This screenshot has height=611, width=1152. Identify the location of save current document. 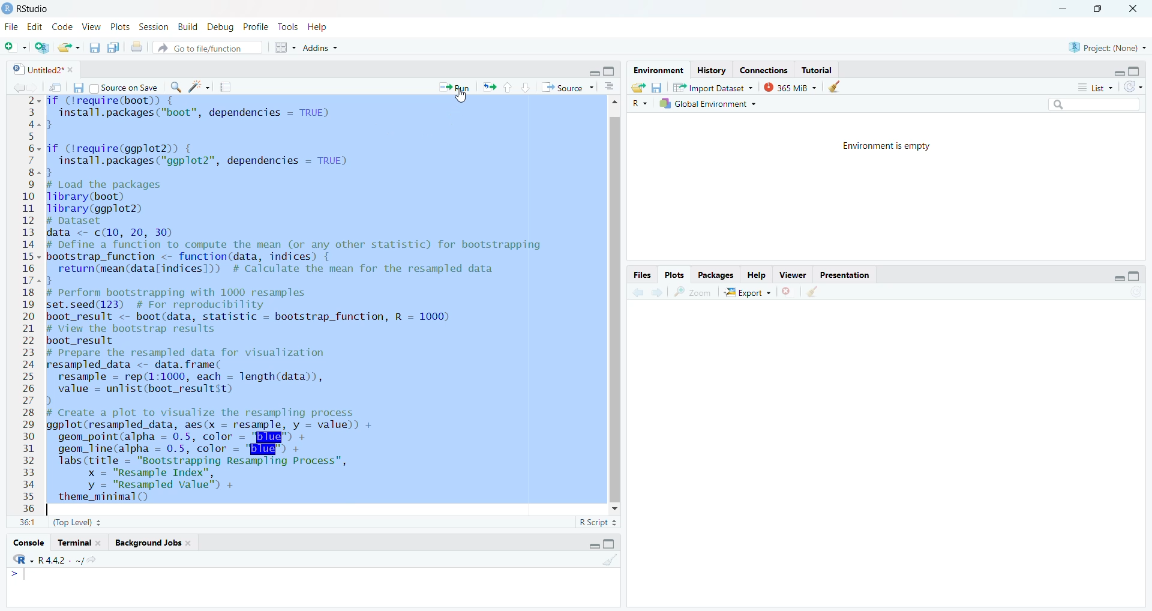
(76, 87).